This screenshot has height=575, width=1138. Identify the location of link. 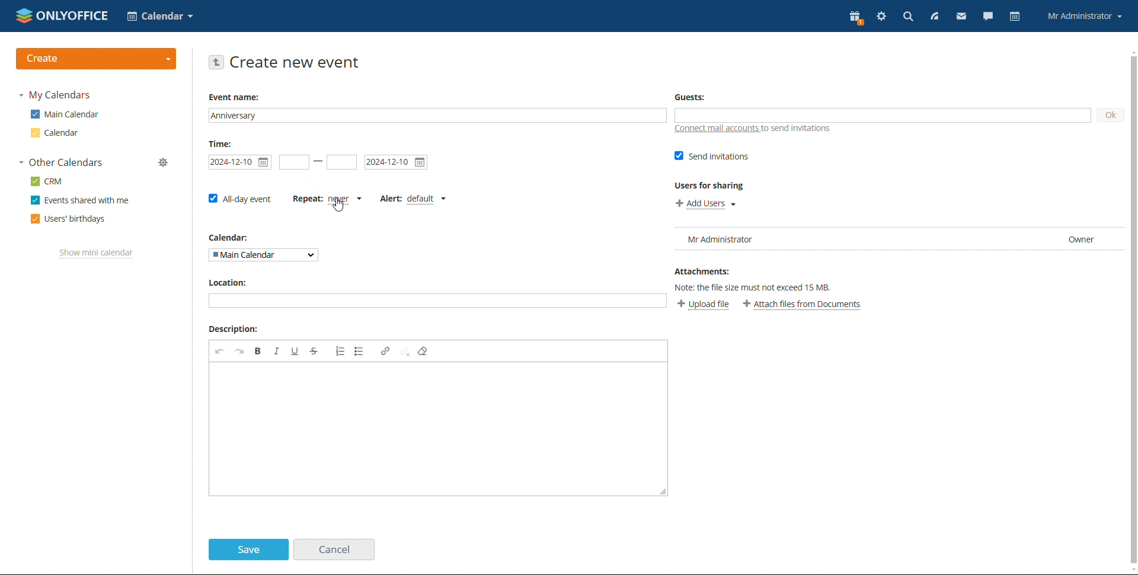
(386, 351).